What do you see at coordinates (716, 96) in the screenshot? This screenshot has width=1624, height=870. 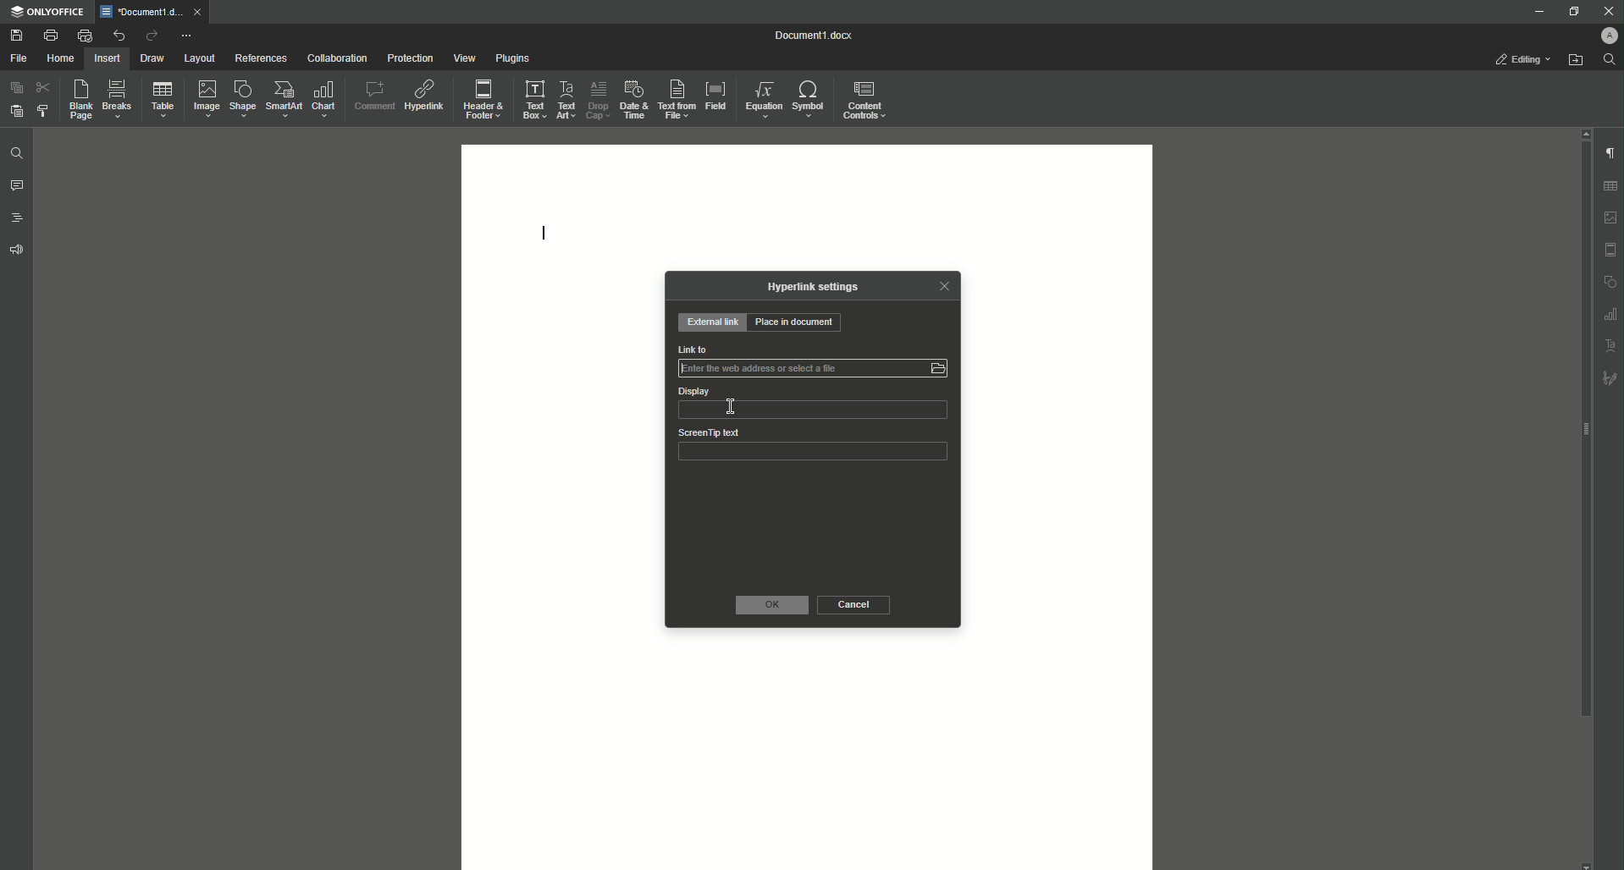 I see `Field` at bounding box center [716, 96].